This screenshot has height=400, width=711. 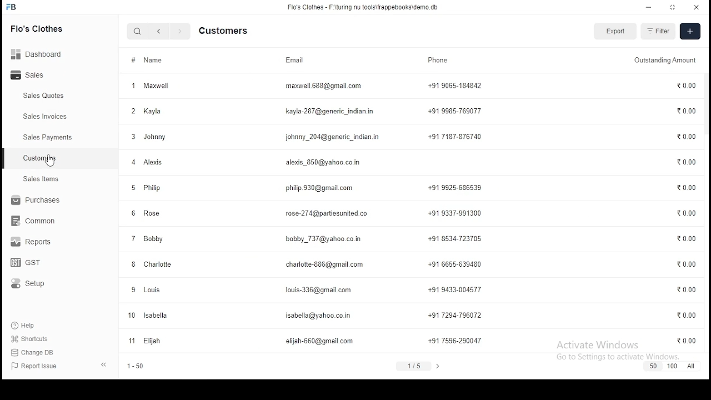 I want to click on 0.00, so click(x=684, y=264).